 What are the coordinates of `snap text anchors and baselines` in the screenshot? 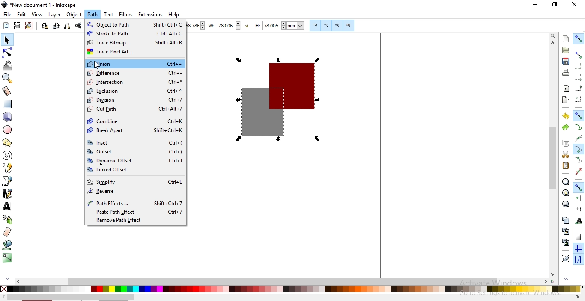 It's located at (578, 221).